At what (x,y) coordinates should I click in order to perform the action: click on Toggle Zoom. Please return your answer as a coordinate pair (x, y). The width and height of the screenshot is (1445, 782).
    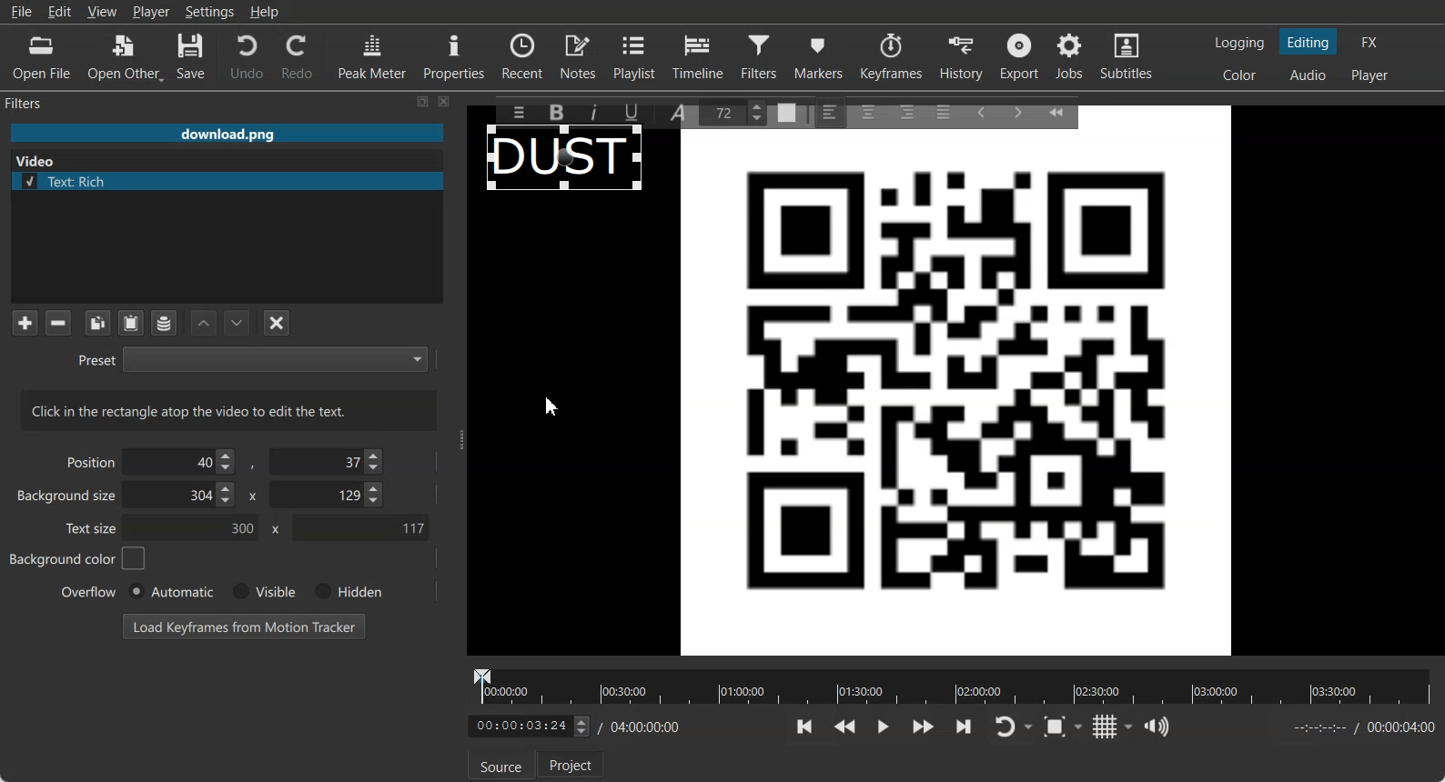
    Looking at the image, I should click on (1056, 727).